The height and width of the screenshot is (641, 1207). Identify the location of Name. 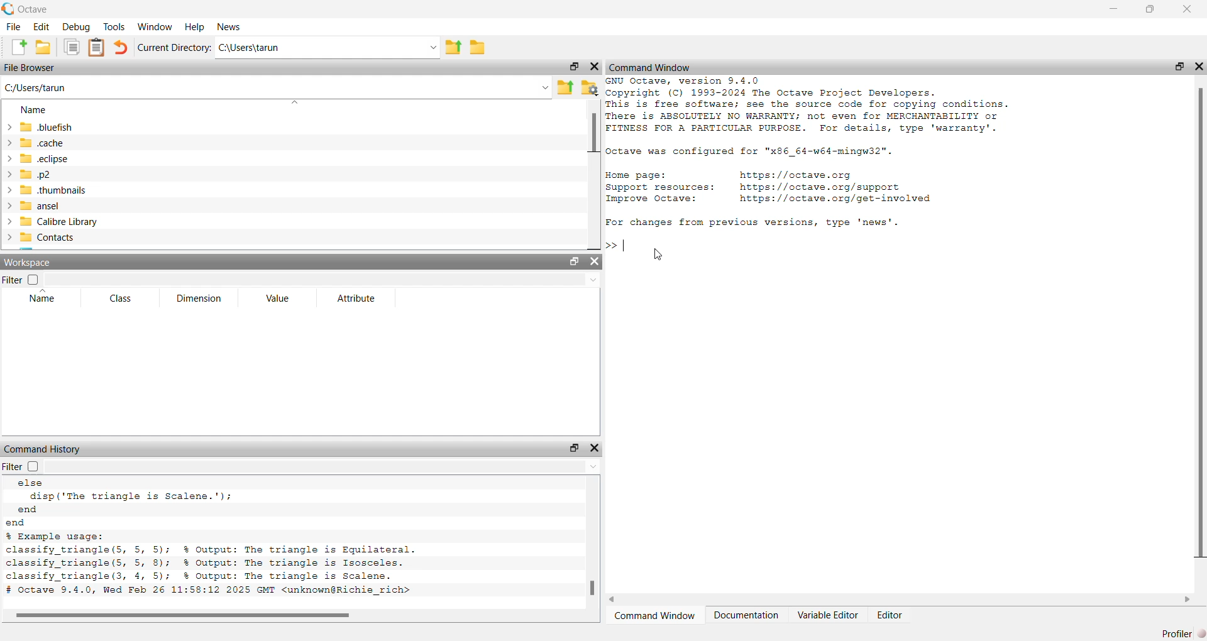
(34, 109).